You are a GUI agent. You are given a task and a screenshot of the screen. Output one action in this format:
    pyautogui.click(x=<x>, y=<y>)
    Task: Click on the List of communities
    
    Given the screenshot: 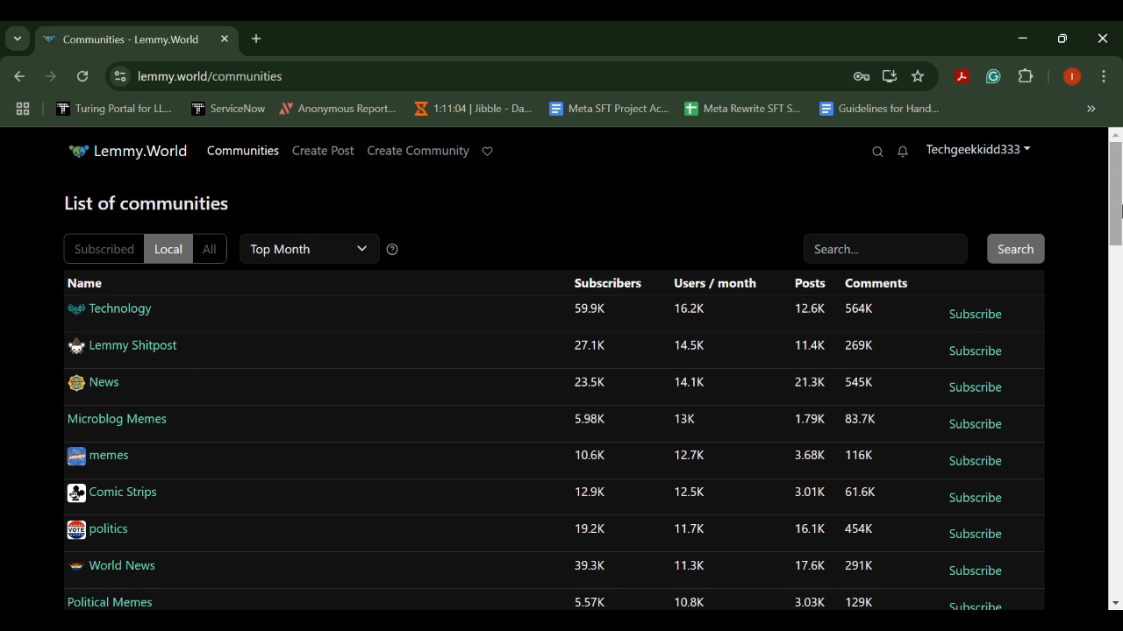 What is the action you would take?
    pyautogui.click(x=148, y=203)
    